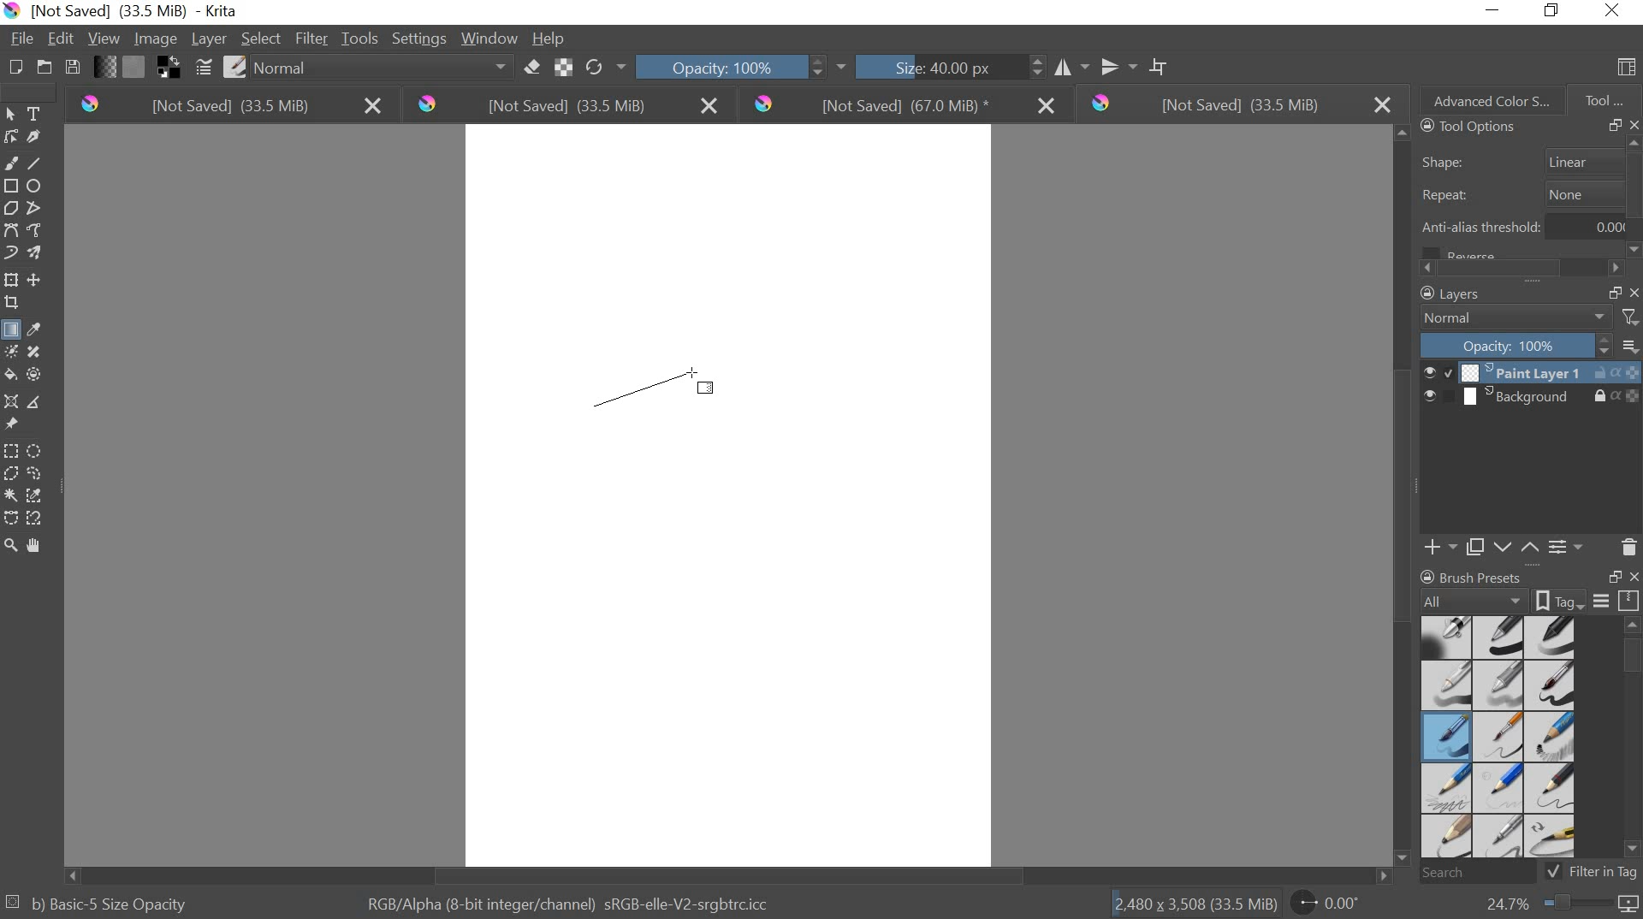  I want to click on freehand, so click(10, 163).